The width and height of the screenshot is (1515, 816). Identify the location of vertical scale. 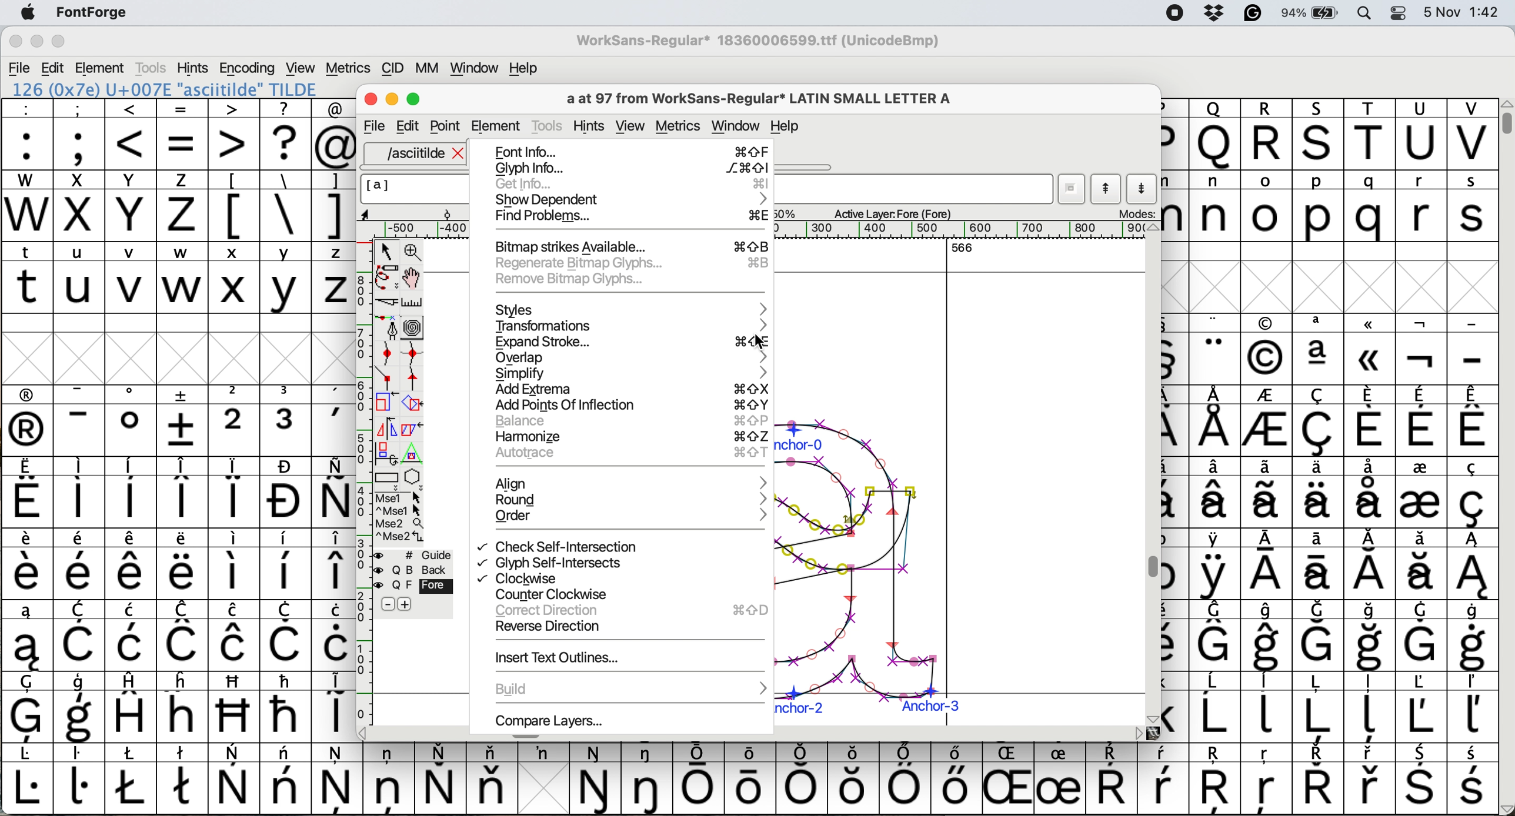
(363, 469).